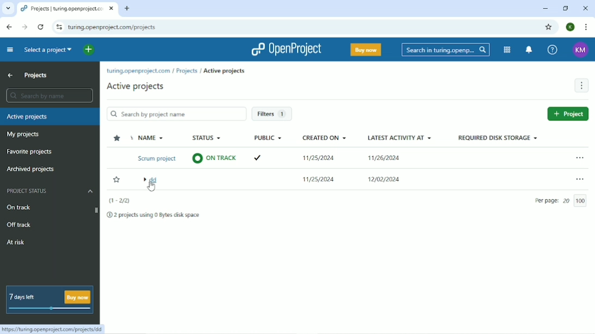  What do you see at coordinates (16, 244) in the screenshot?
I see `At risk` at bounding box center [16, 244].